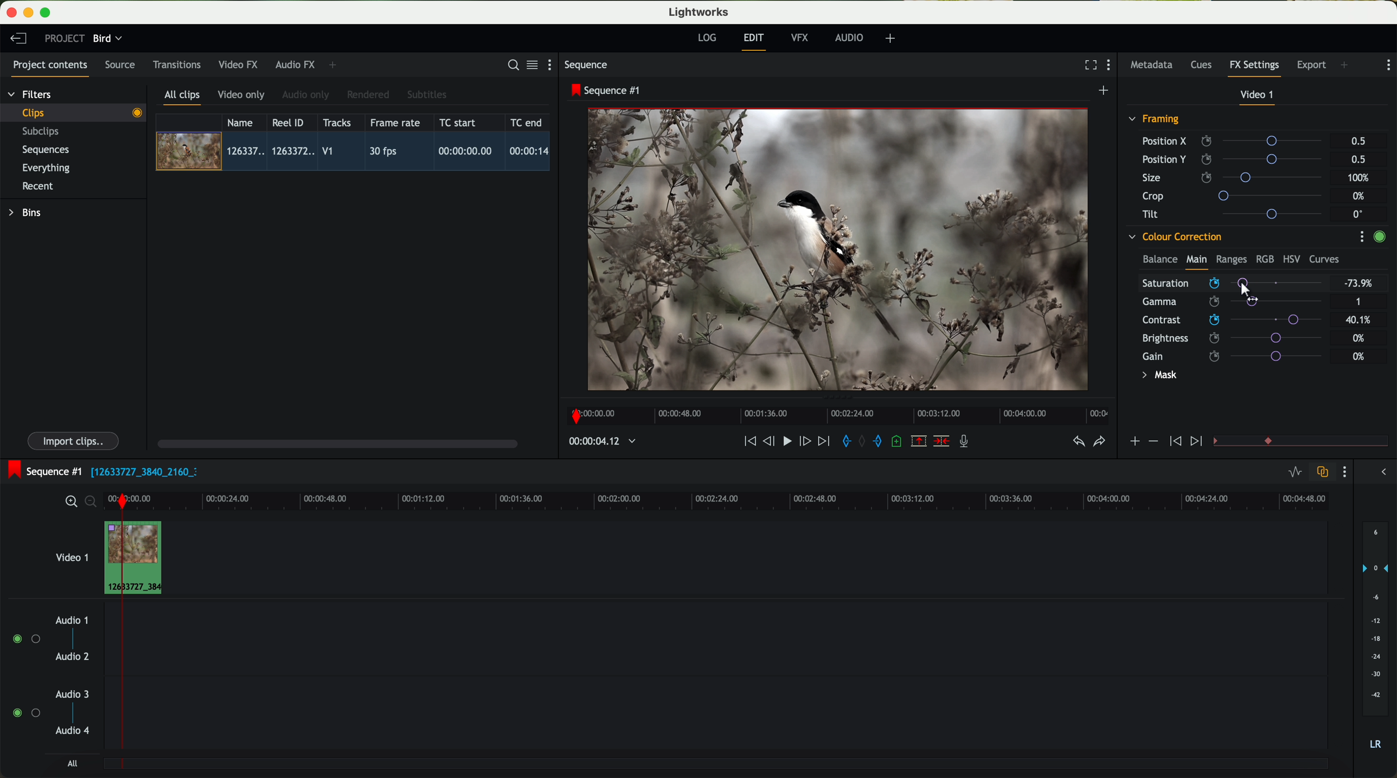 This screenshot has width=1397, height=778. I want to click on edit, so click(755, 41).